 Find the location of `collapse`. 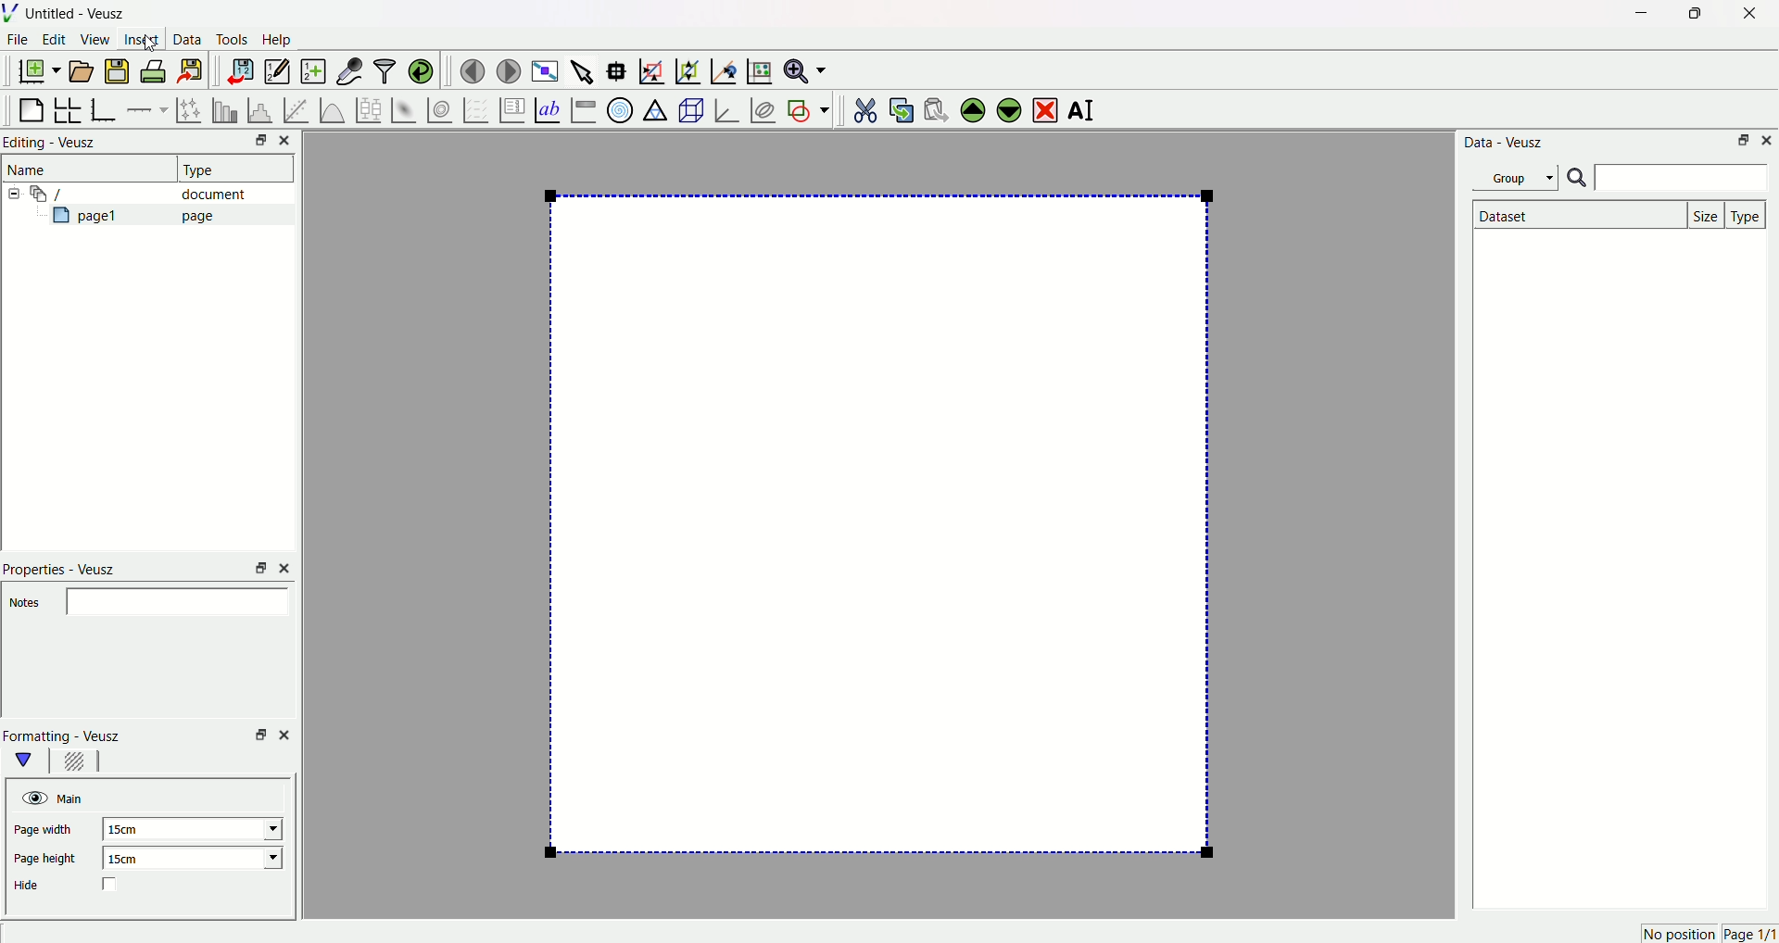

collapse is located at coordinates (17, 194).